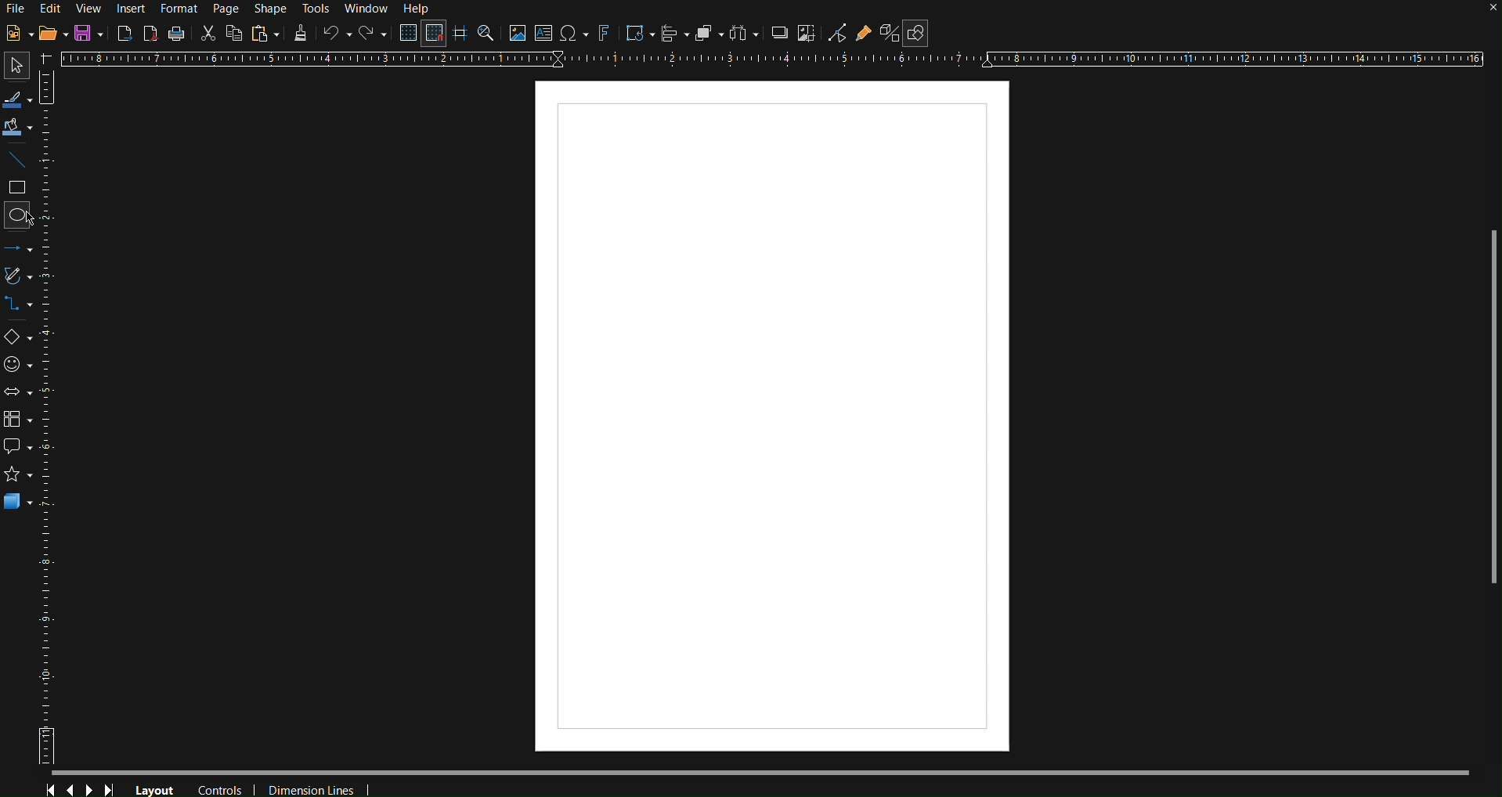 This screenshot has width=1502, height=797. What do you see at coordinates (771, 420) in the screenshot?
I see `Canvas` at bounding box center [771, 420].